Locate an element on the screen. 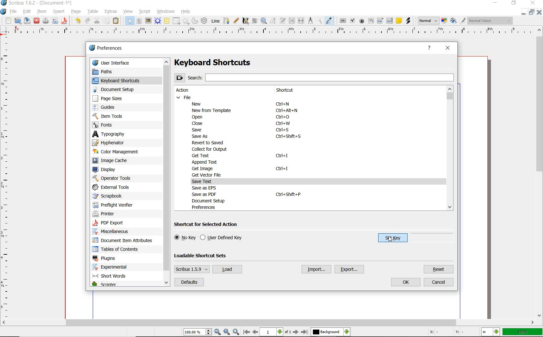 The height and width of the screenshot is (337, 543). Ctrl + I is located at coordinates (282, 156).